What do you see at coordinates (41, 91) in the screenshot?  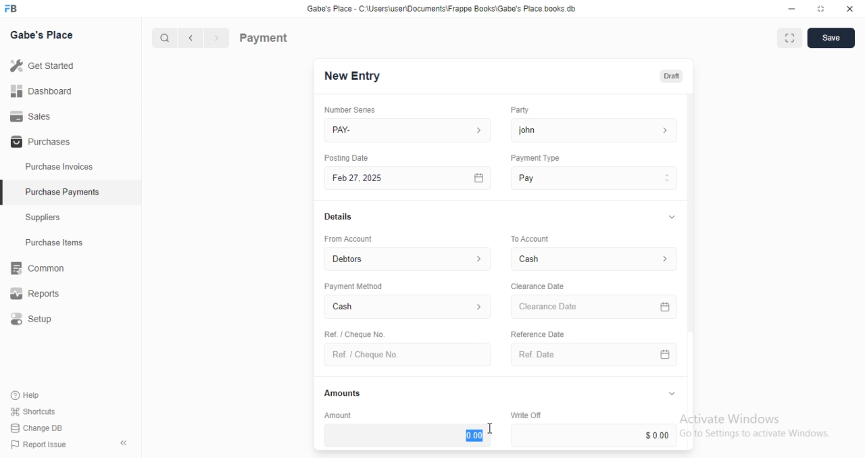 I see `Dashboard` at bounding box center [41, 91].